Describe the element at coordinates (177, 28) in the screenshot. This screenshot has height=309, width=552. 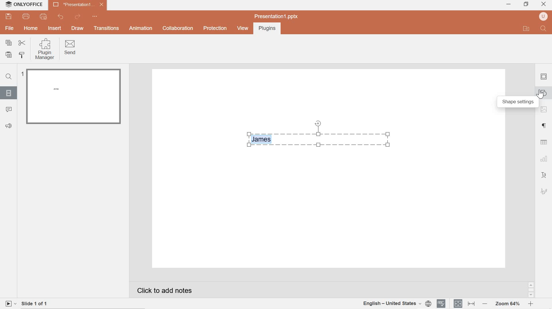
I see `collaboration` at that location.